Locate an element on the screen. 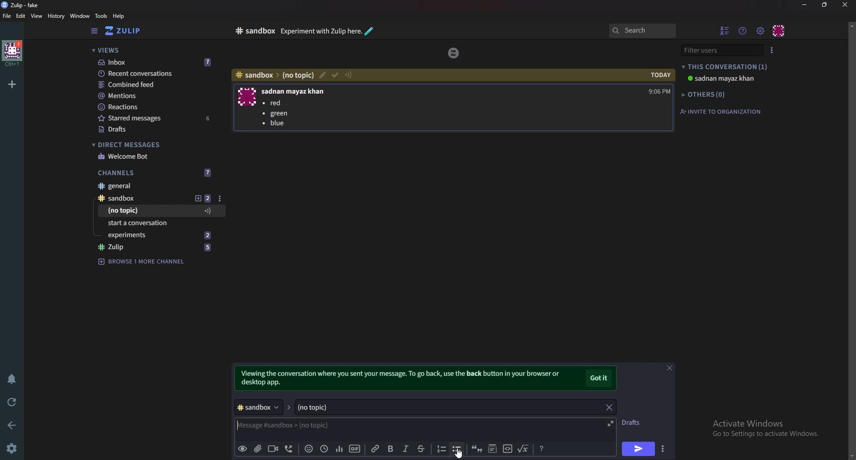  bold is located at coordinates (392, 449).